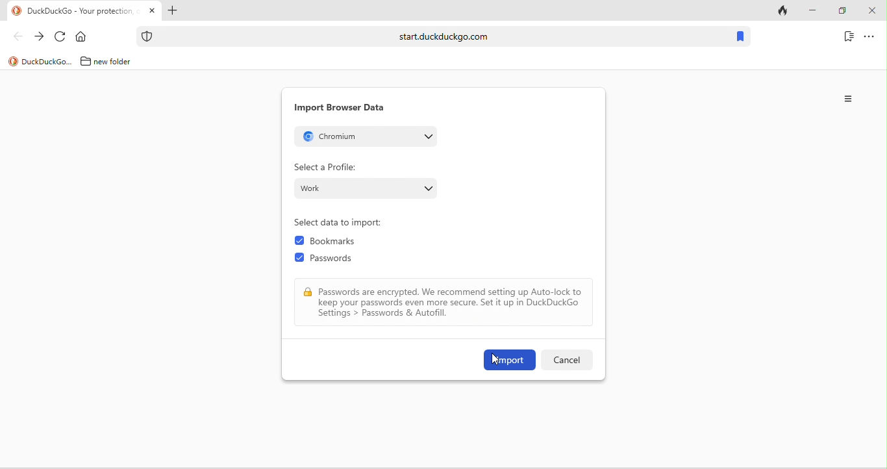  I want to click on option, so click(869, 36).